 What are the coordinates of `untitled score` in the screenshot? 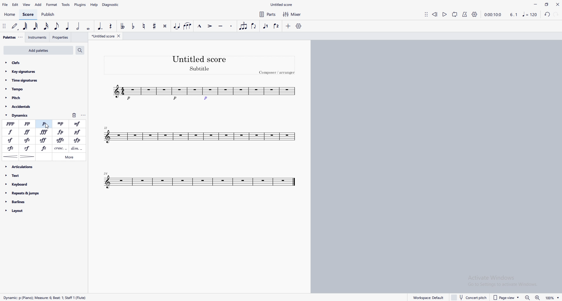 It's located at (103, 36).